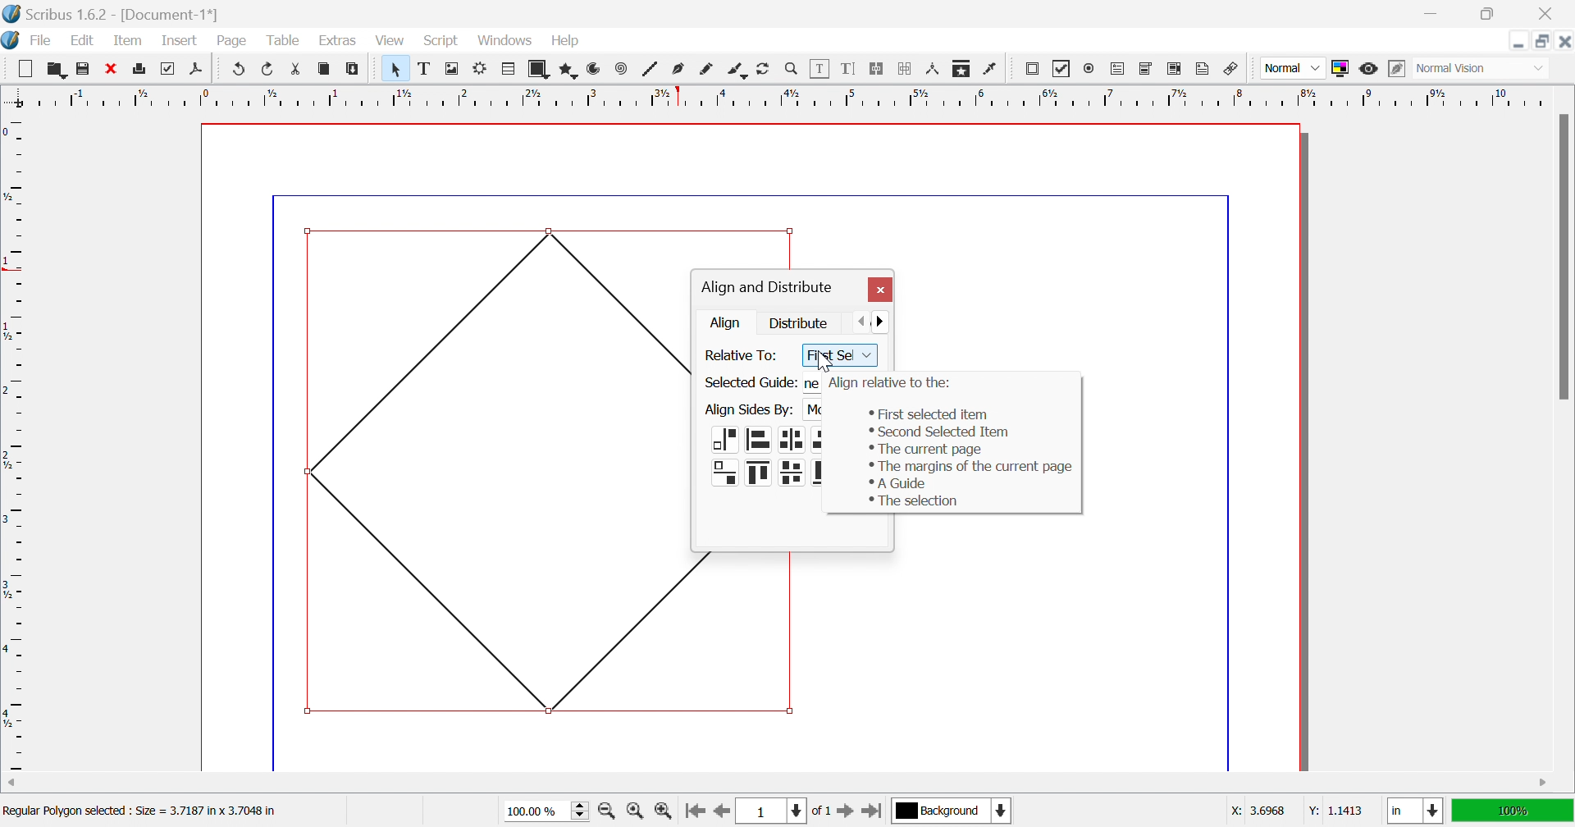 Image resolution: width=1575 pixels, height=827 pixels. I want to click on Scroll bar, so click(1563, 256).